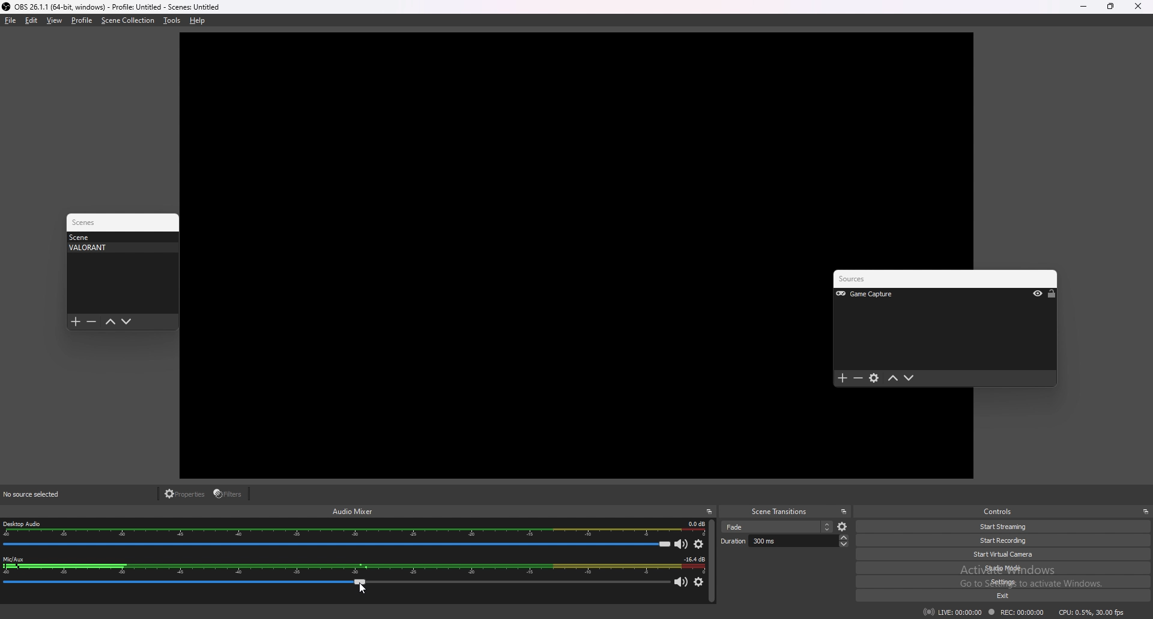 This screenshot has height=619, width=1153. Describe the element at coordinates (1013, 596) in the screenshot. I see `exit` at that location.